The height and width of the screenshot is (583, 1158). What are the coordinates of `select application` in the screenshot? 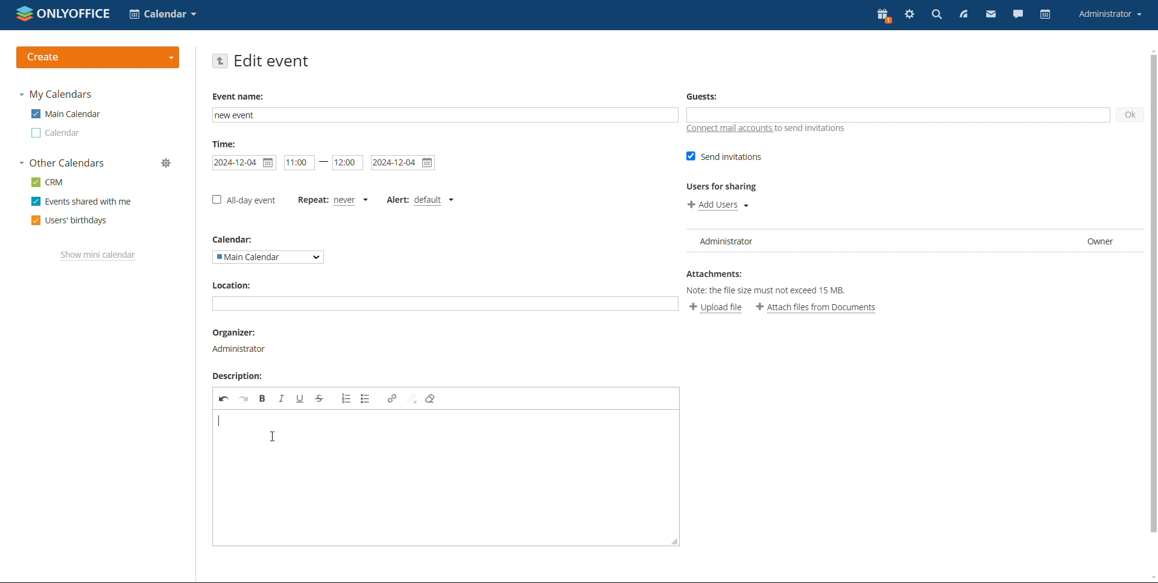 It's located at (162, 14).